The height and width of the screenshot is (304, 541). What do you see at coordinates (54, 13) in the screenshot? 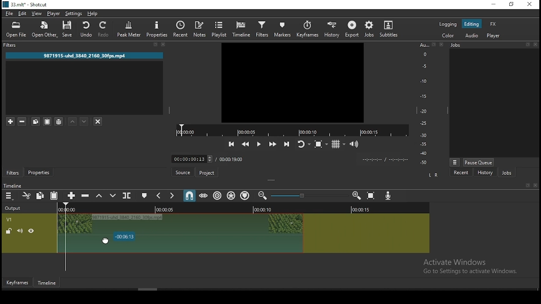
I see `player` at bounding box center [54, 13].